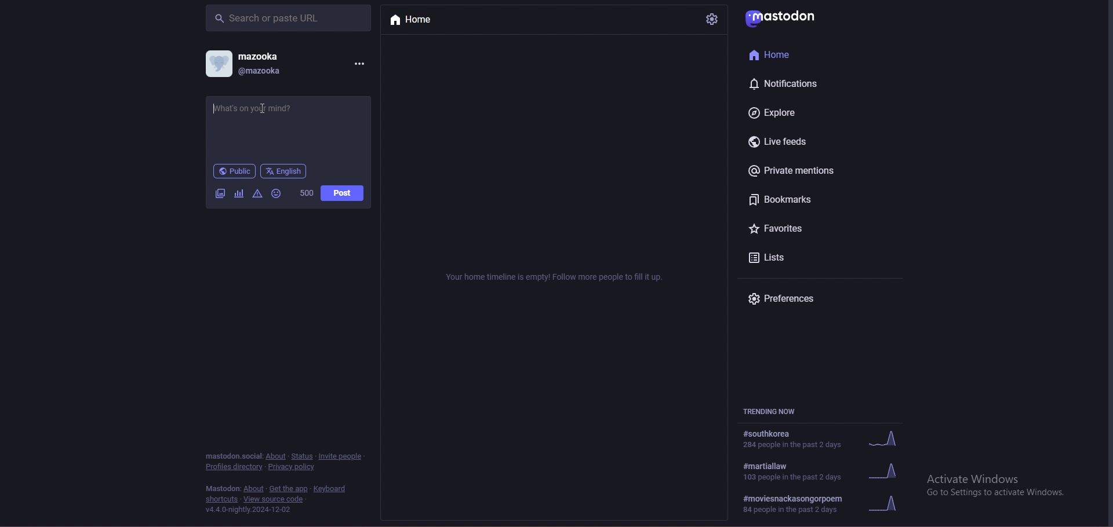 This screenshot has height=527, width=1113. I want to click on shortcuts, so click(221, 499).